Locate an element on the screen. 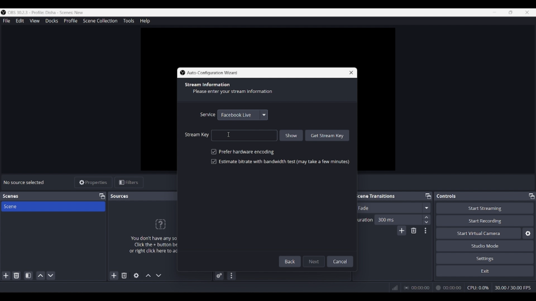 The image size is (536, 301). Frames per second is located at coordinates (513, 288).